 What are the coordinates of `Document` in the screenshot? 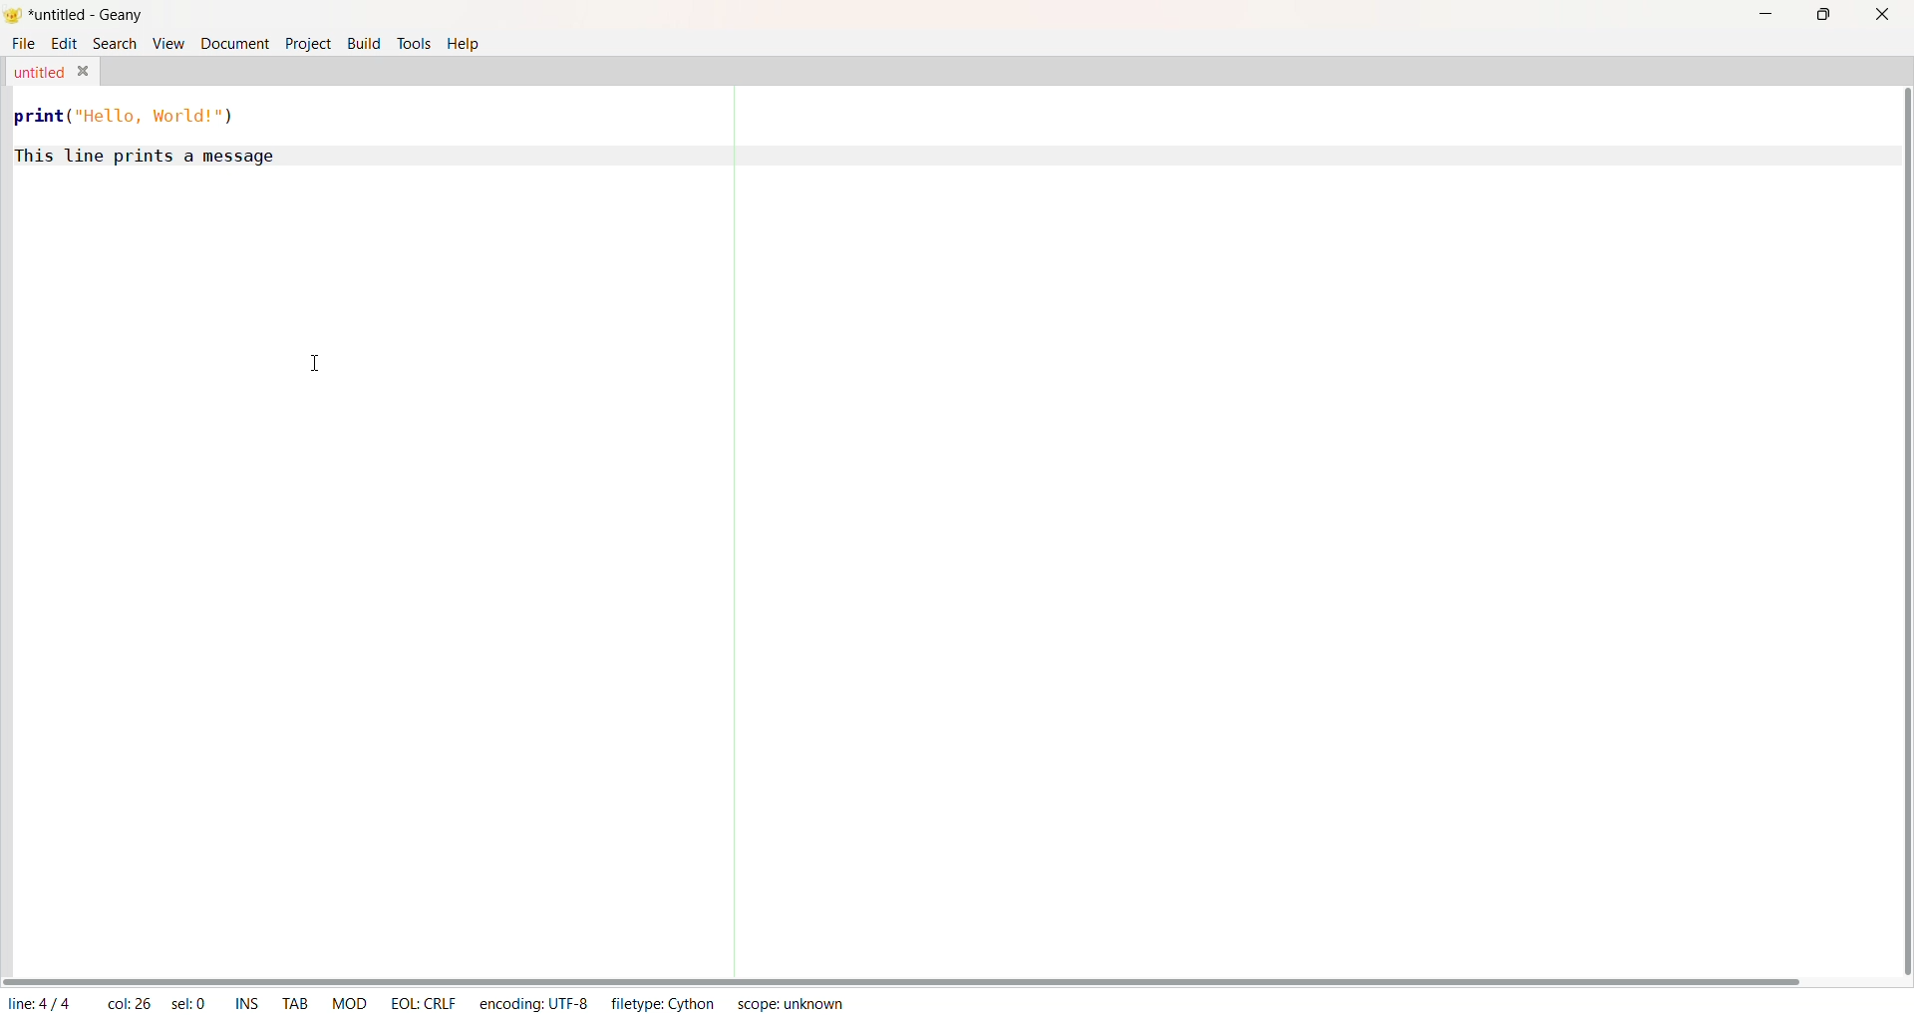 It's located at (235, 44).